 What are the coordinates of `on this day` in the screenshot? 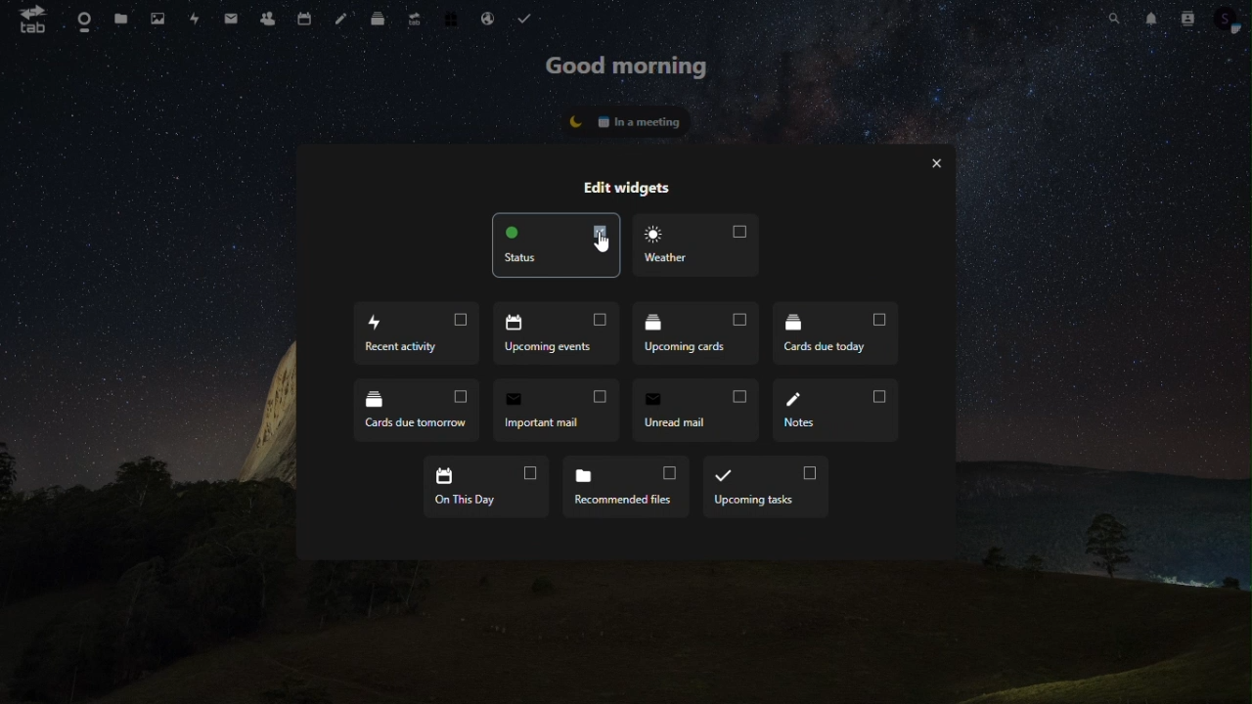 It's located at (489, 487).